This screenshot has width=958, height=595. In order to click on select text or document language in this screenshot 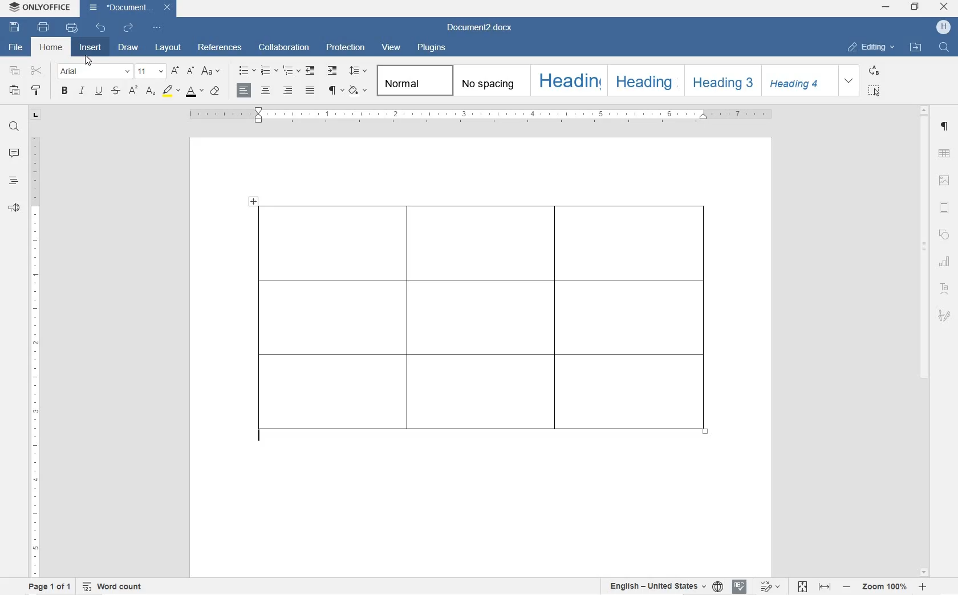, I will do `click(664, 588)`.